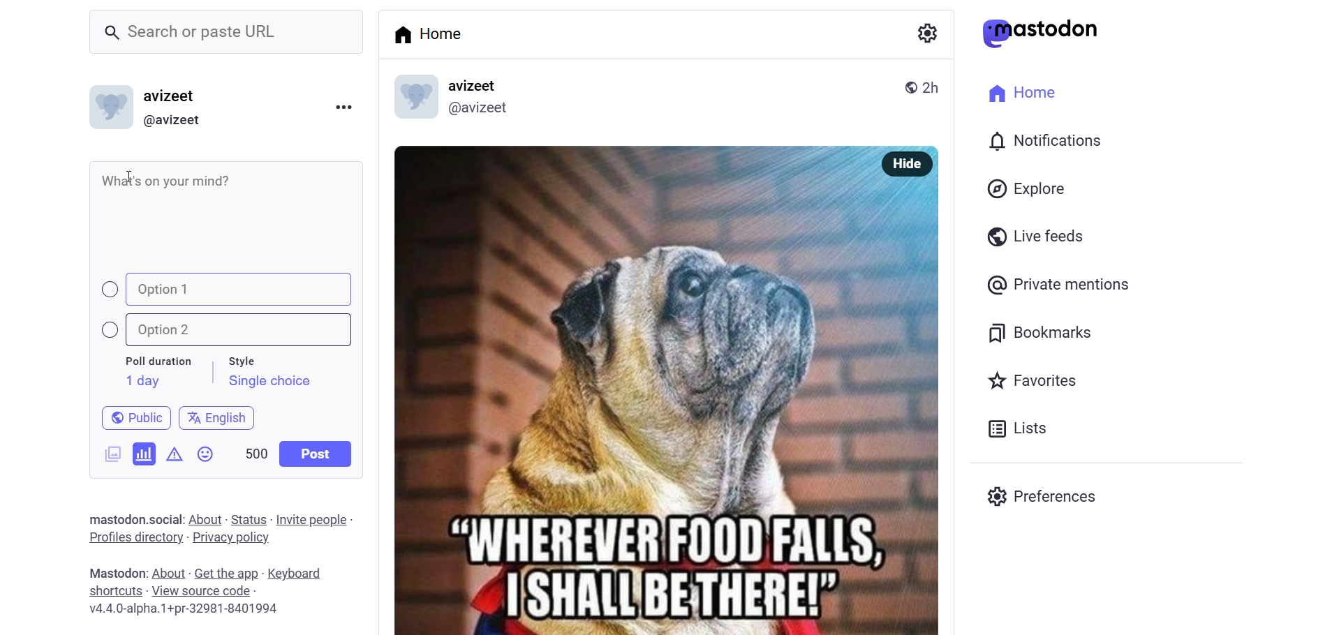 The width and height of the screenshot is (1332, 635). What do you see at coordinates (249, 519) in the screenshot?
I see `status` at bounding box center [249, 519].